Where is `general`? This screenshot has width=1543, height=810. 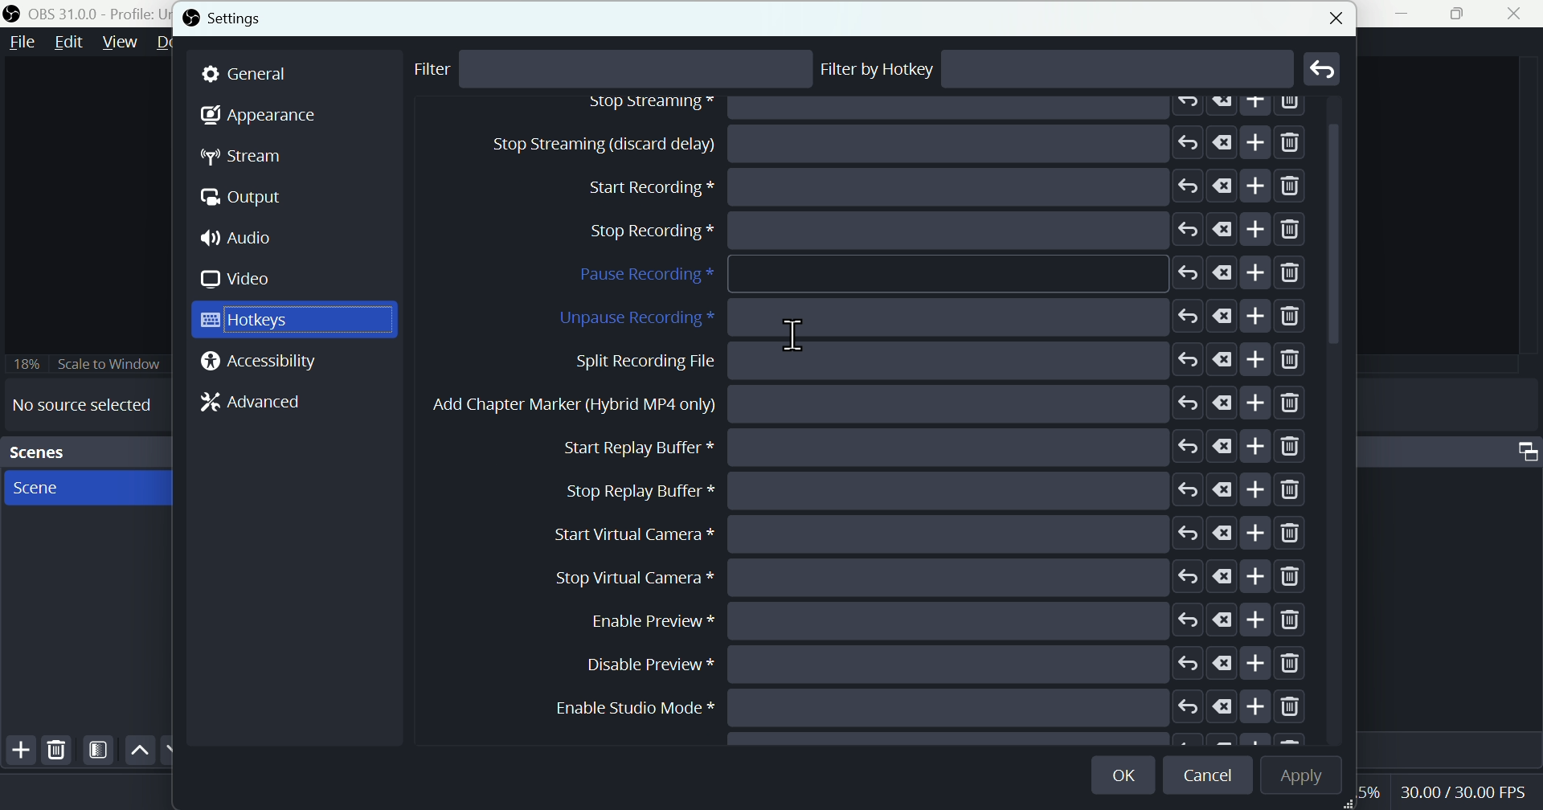 general is located at coordinates (295, 74).